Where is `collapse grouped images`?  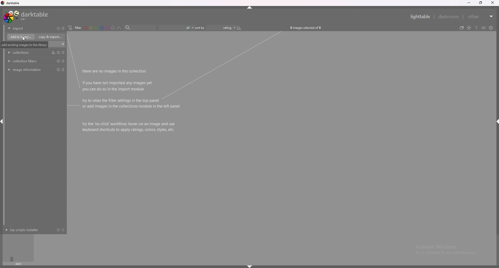
collapse grouped images is located at coordinates (462, 28).